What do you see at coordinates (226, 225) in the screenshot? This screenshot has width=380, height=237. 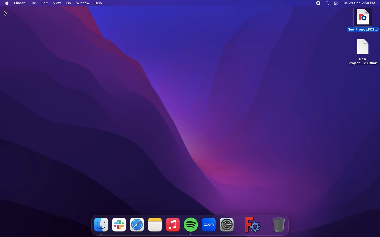 I see `SystemPreferences` at bounding box center [226, 225].